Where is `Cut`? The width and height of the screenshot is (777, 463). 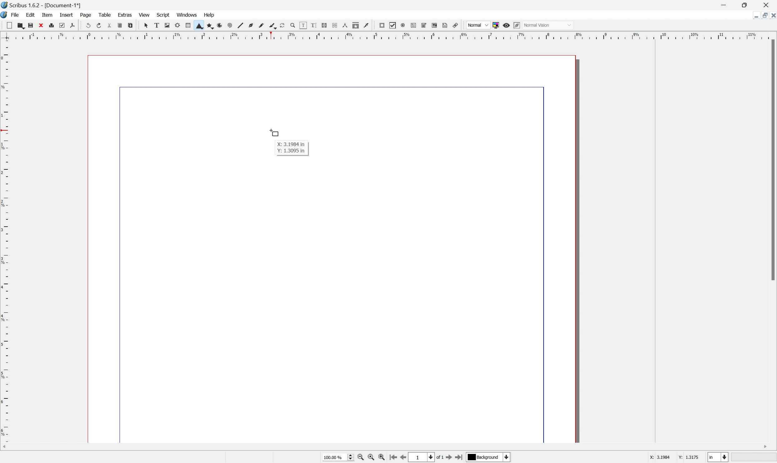 Cut is located at coordinates (108, 26).